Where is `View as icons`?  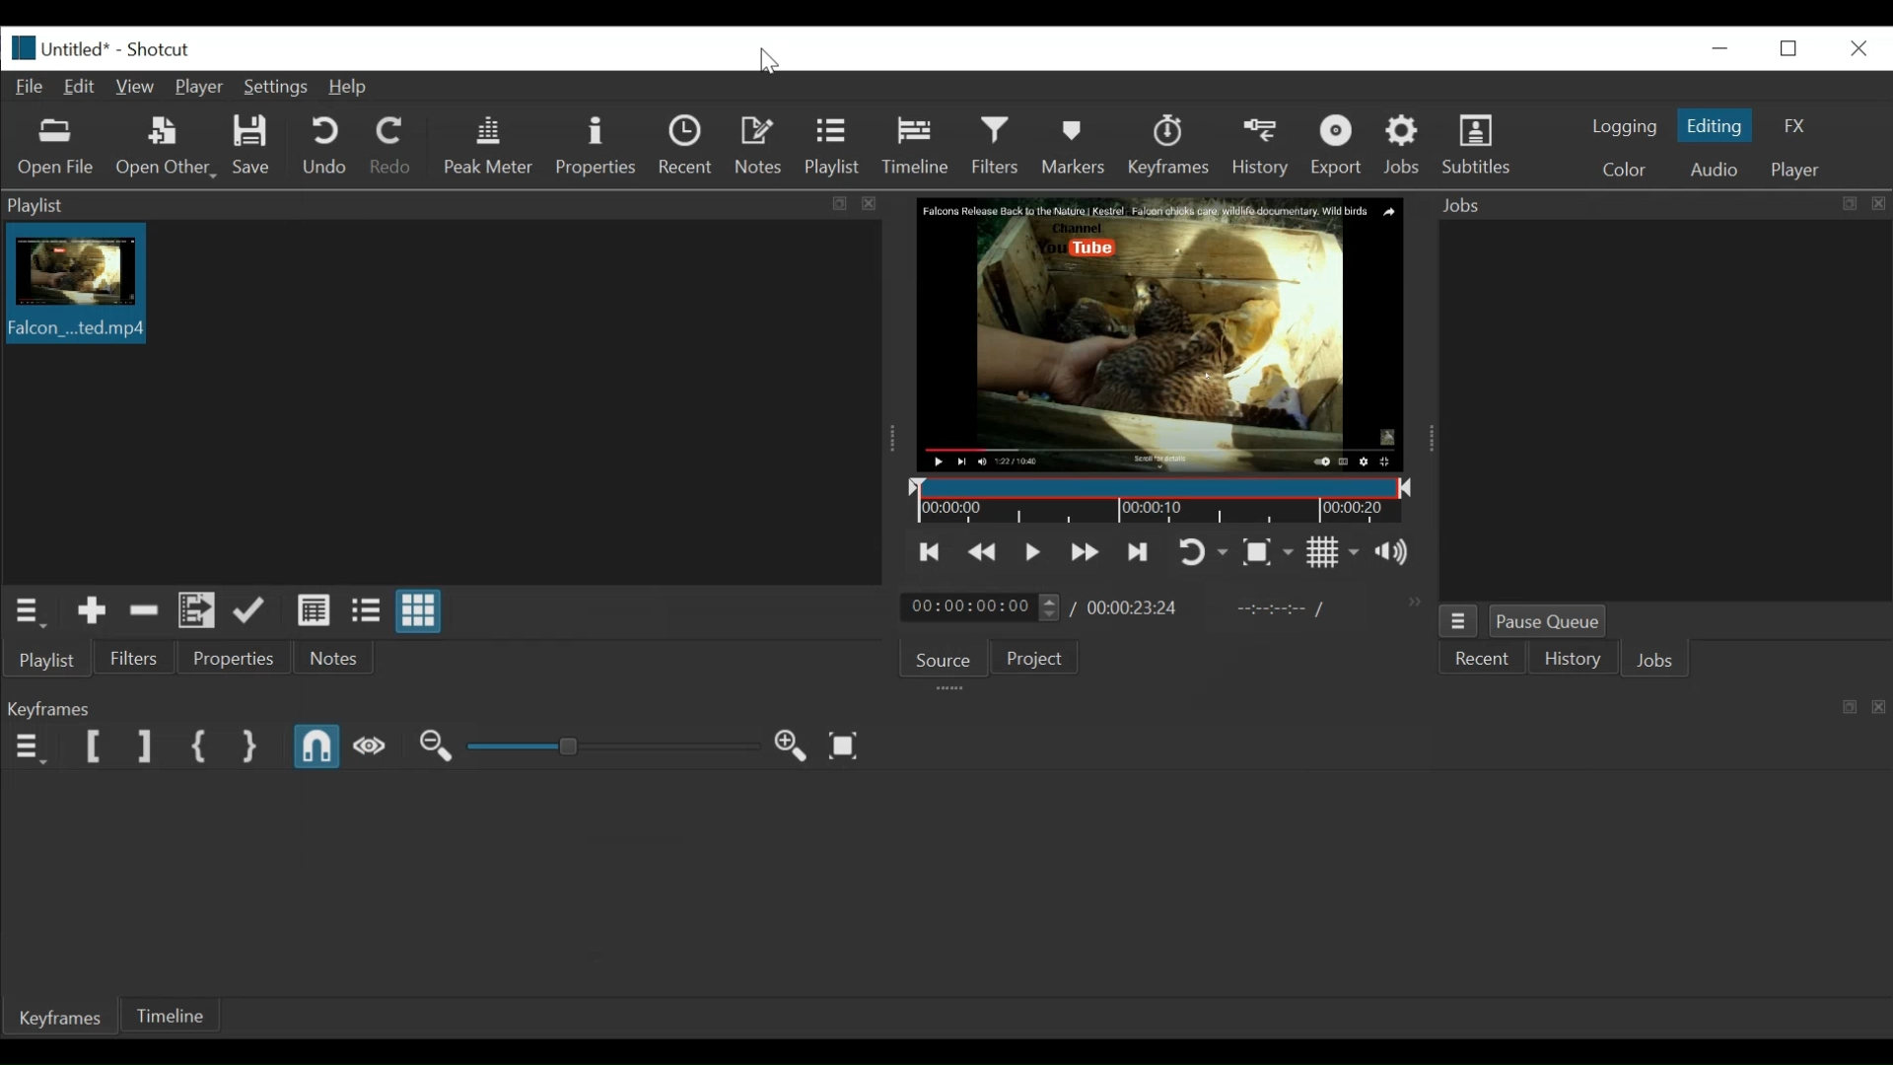
View as icons is located at coordinates (418, 613).